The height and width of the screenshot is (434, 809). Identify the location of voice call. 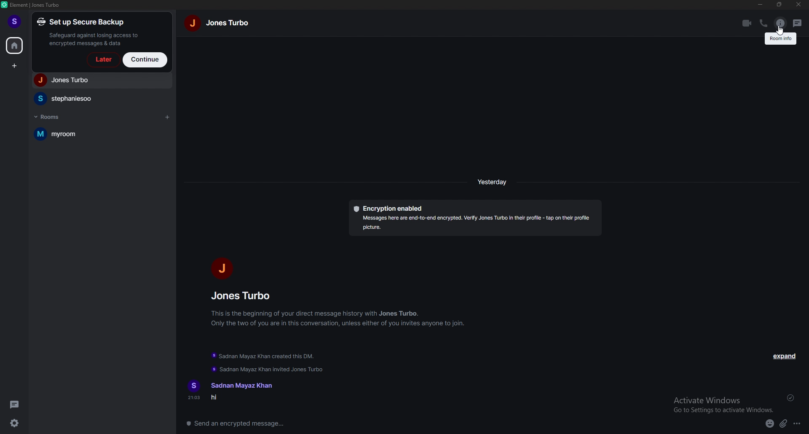
(763, 23).